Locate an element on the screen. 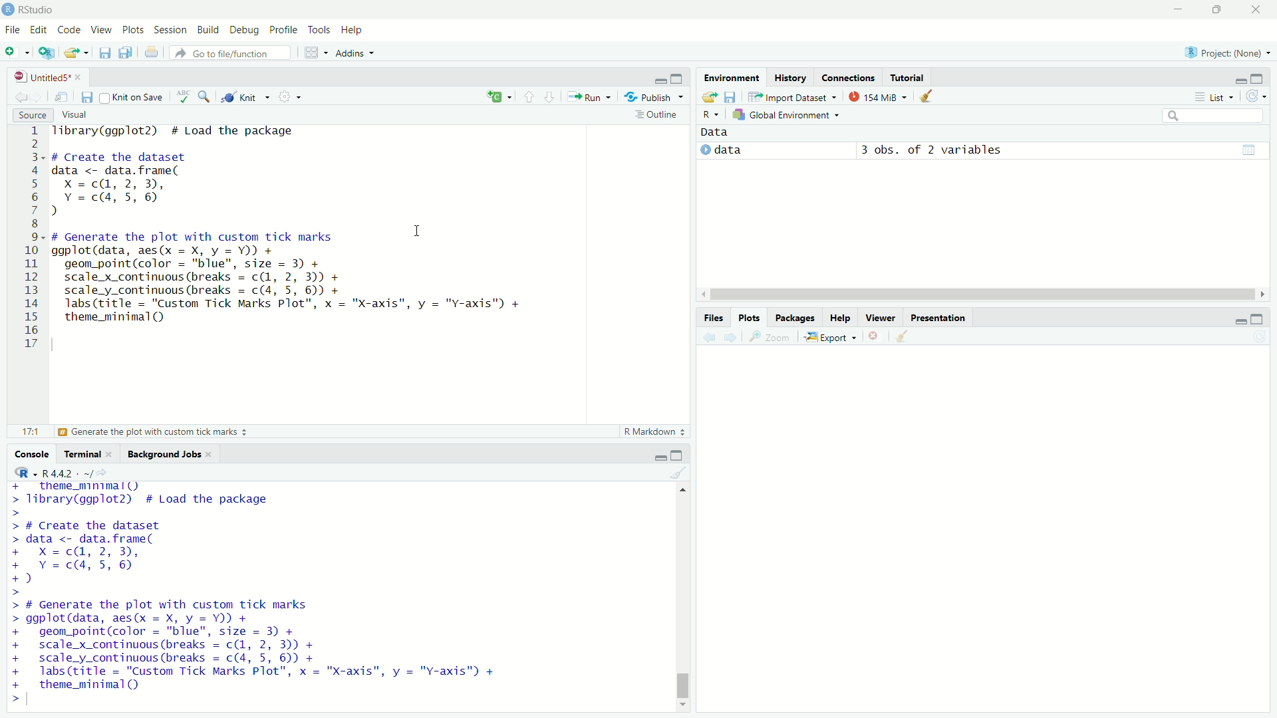 This screenshot has height=718, width=1277. list is located at coordinates (1214, 96).